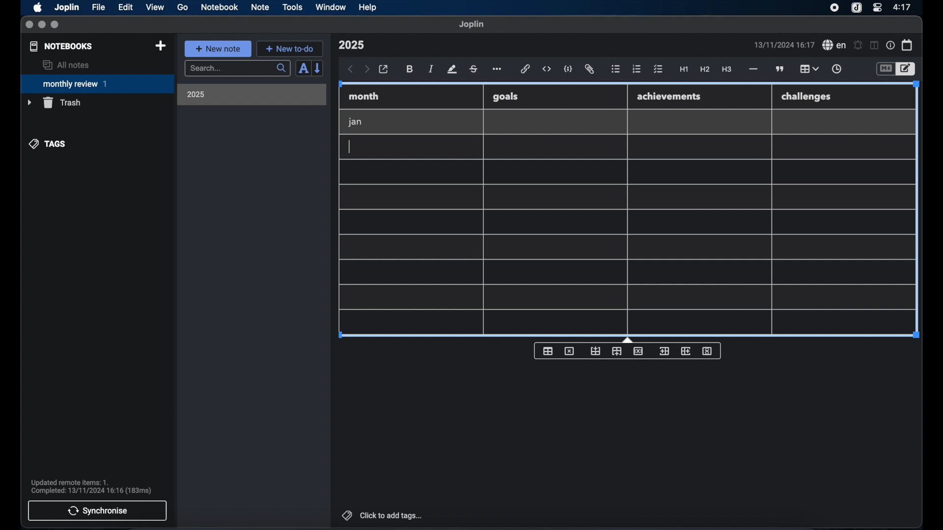 This screenshot has height=530, width=943. I want to click on open in external editor, so click(384, 70).